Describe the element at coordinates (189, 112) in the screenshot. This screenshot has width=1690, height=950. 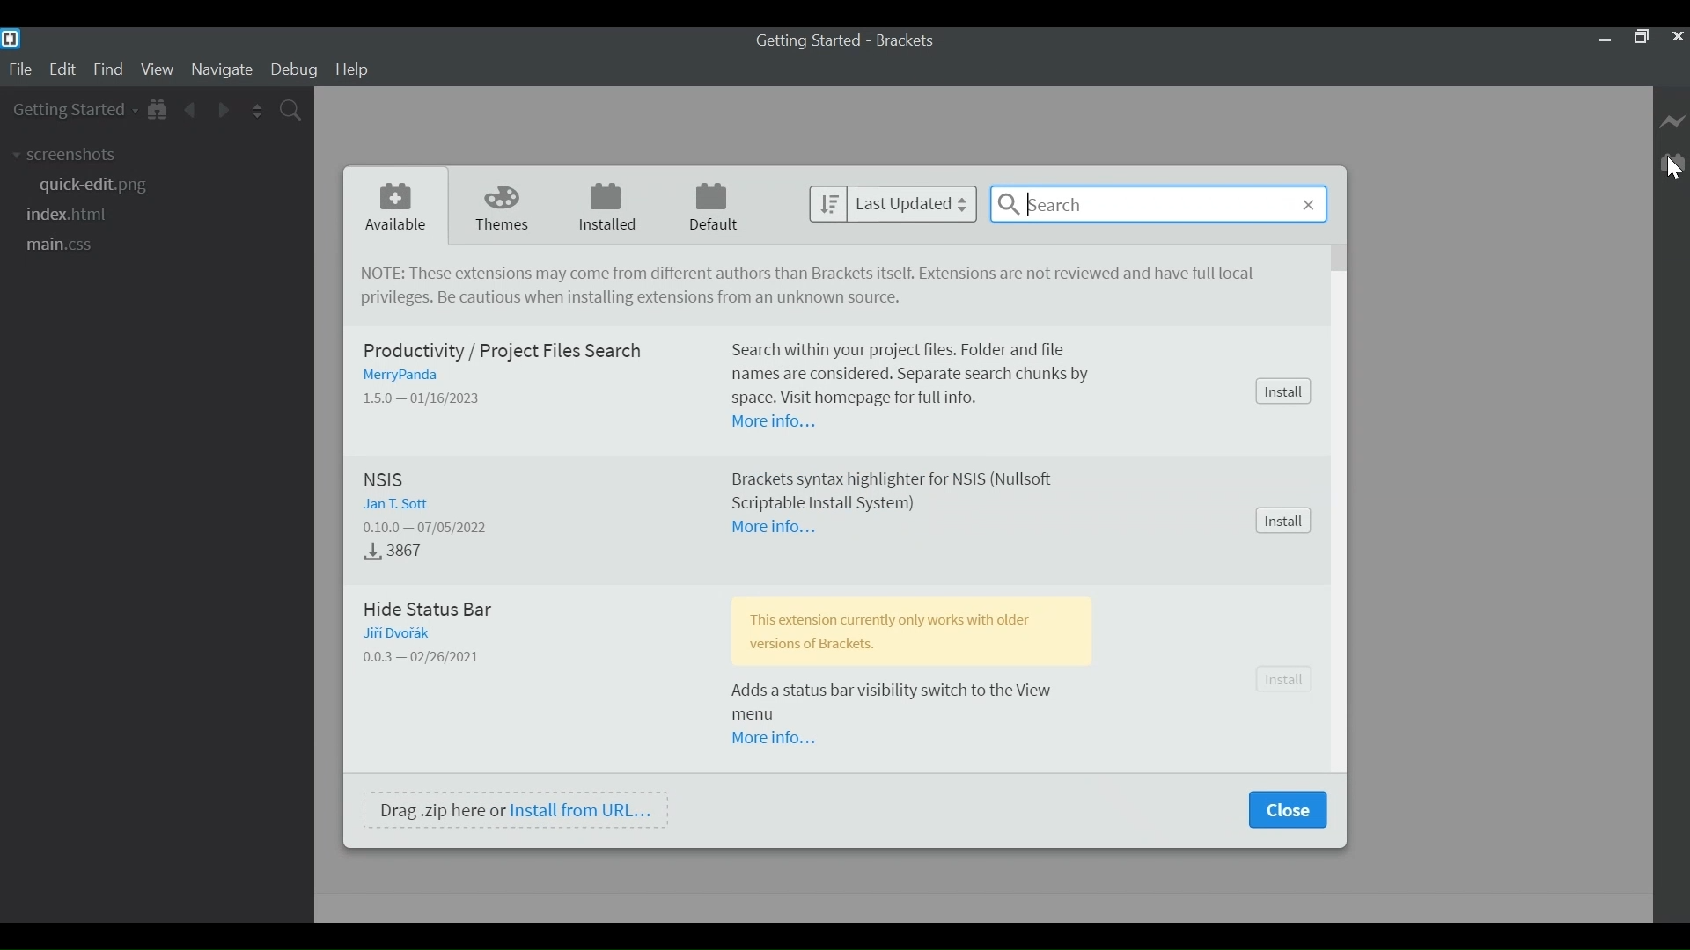
I see `Navigate back` at that location.